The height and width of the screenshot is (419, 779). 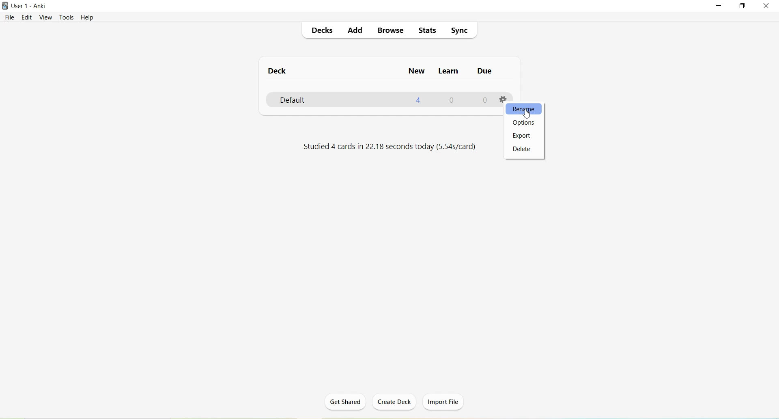 I want to click on 4, so click(x=419, y=100).